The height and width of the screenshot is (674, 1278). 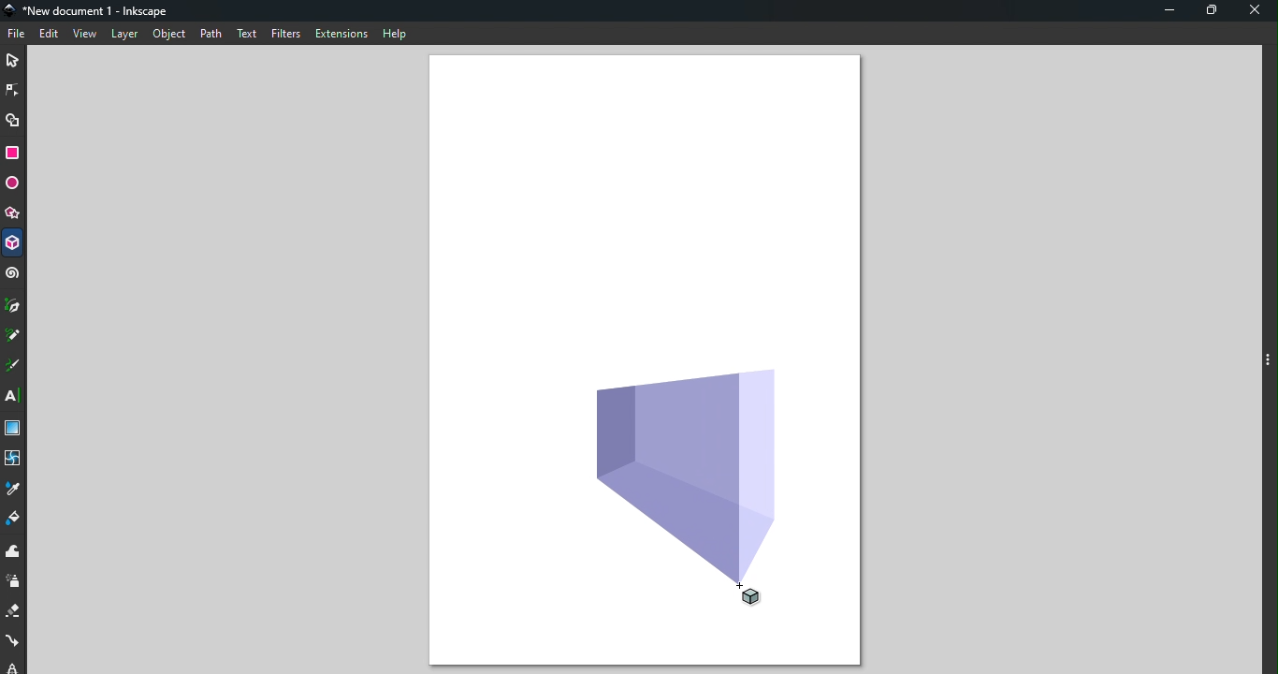 What do you see at coordinates (14, 584) in the screenshot?
I see `Spray tool` at bounding box center [14, 584].